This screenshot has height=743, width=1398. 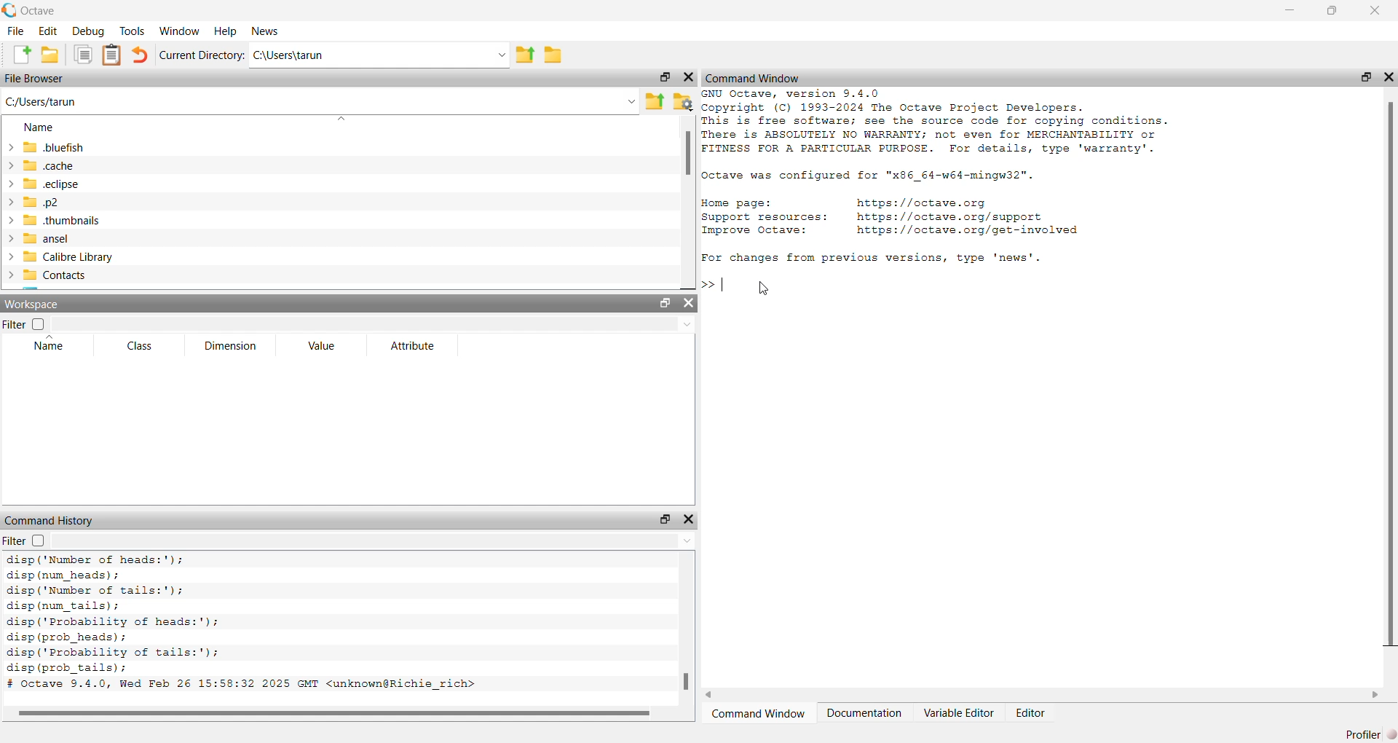 What do you see at coordinates (51, 183) in the screenshot?
I see `.eclipse` at bounding box center [51, 183].